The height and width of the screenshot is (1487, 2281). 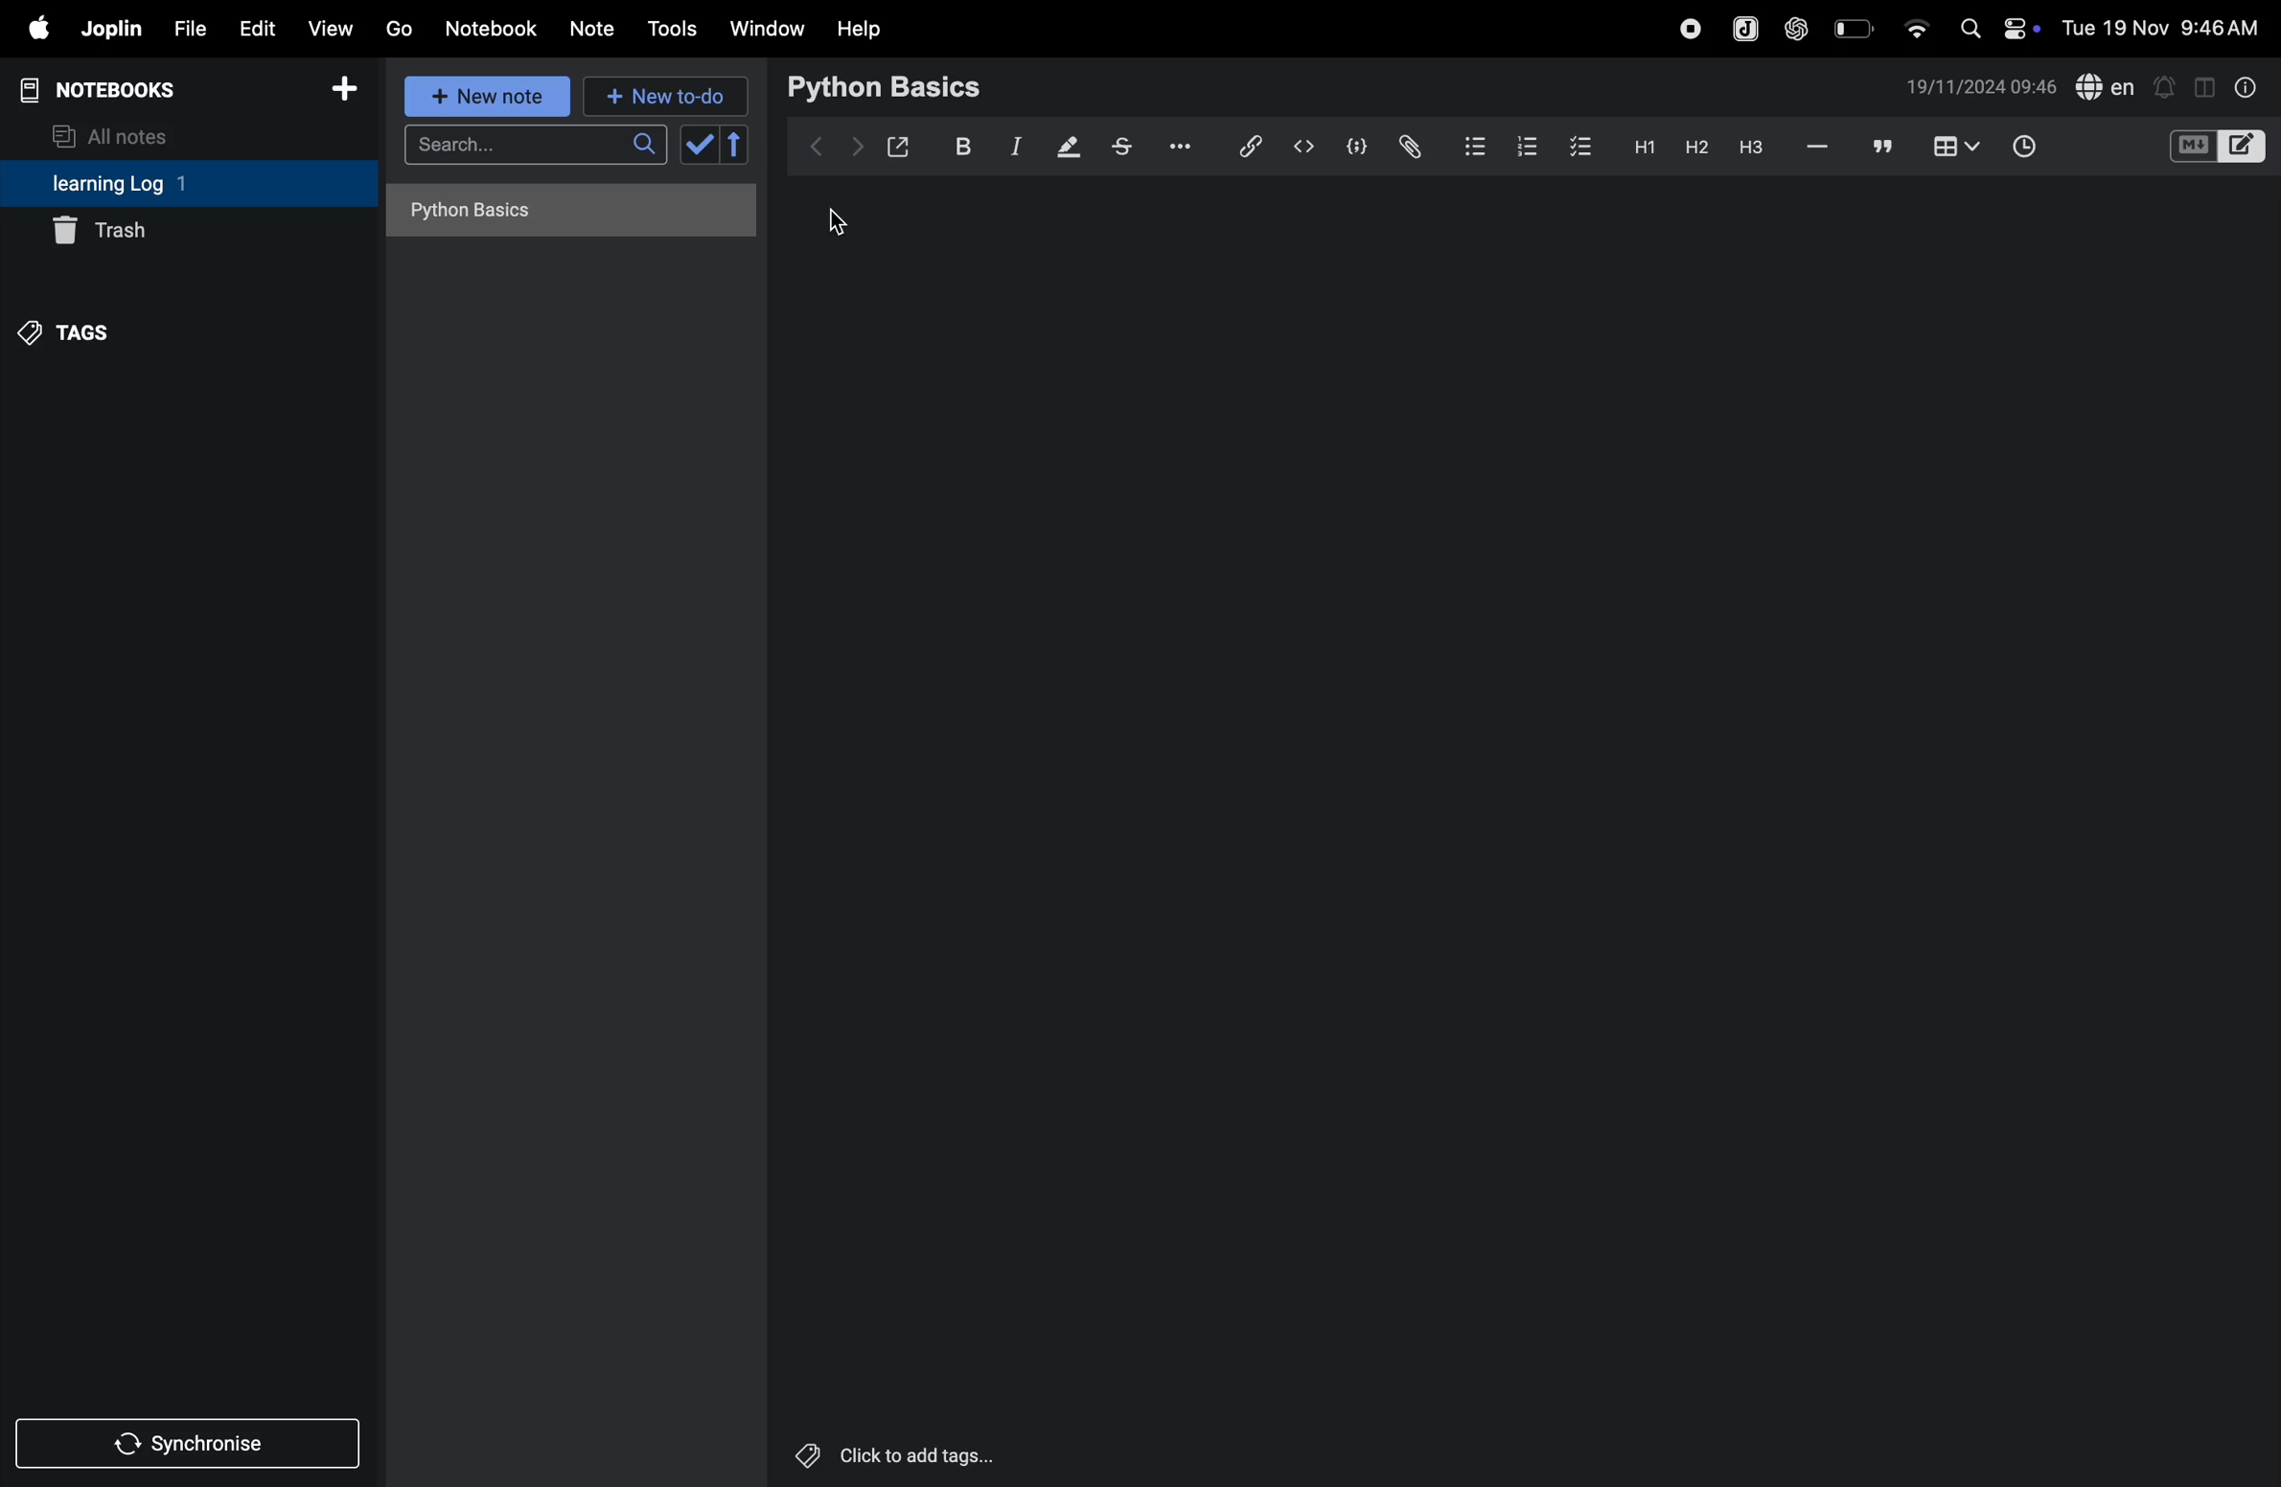 What do you see at coordinates (332, 28) in the screenshot?
I see `view` at bounding box center [332, 28].